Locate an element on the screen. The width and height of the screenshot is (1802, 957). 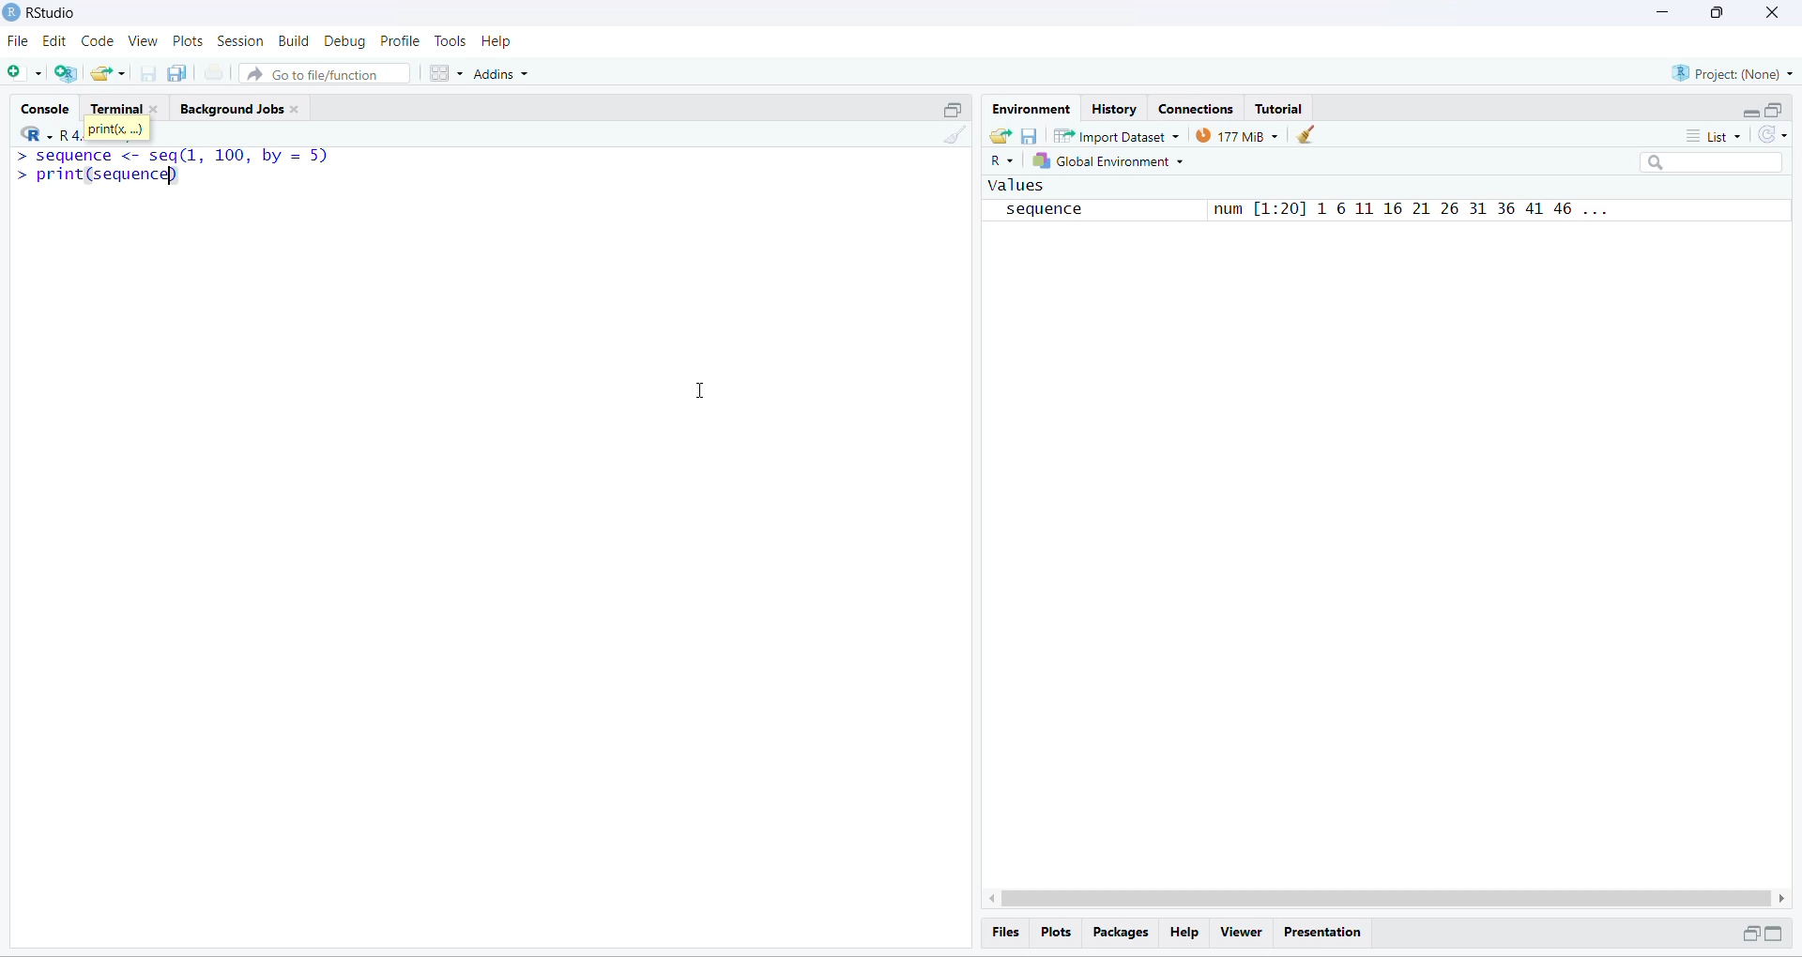
viewer is located at coordinates (1243, 933).